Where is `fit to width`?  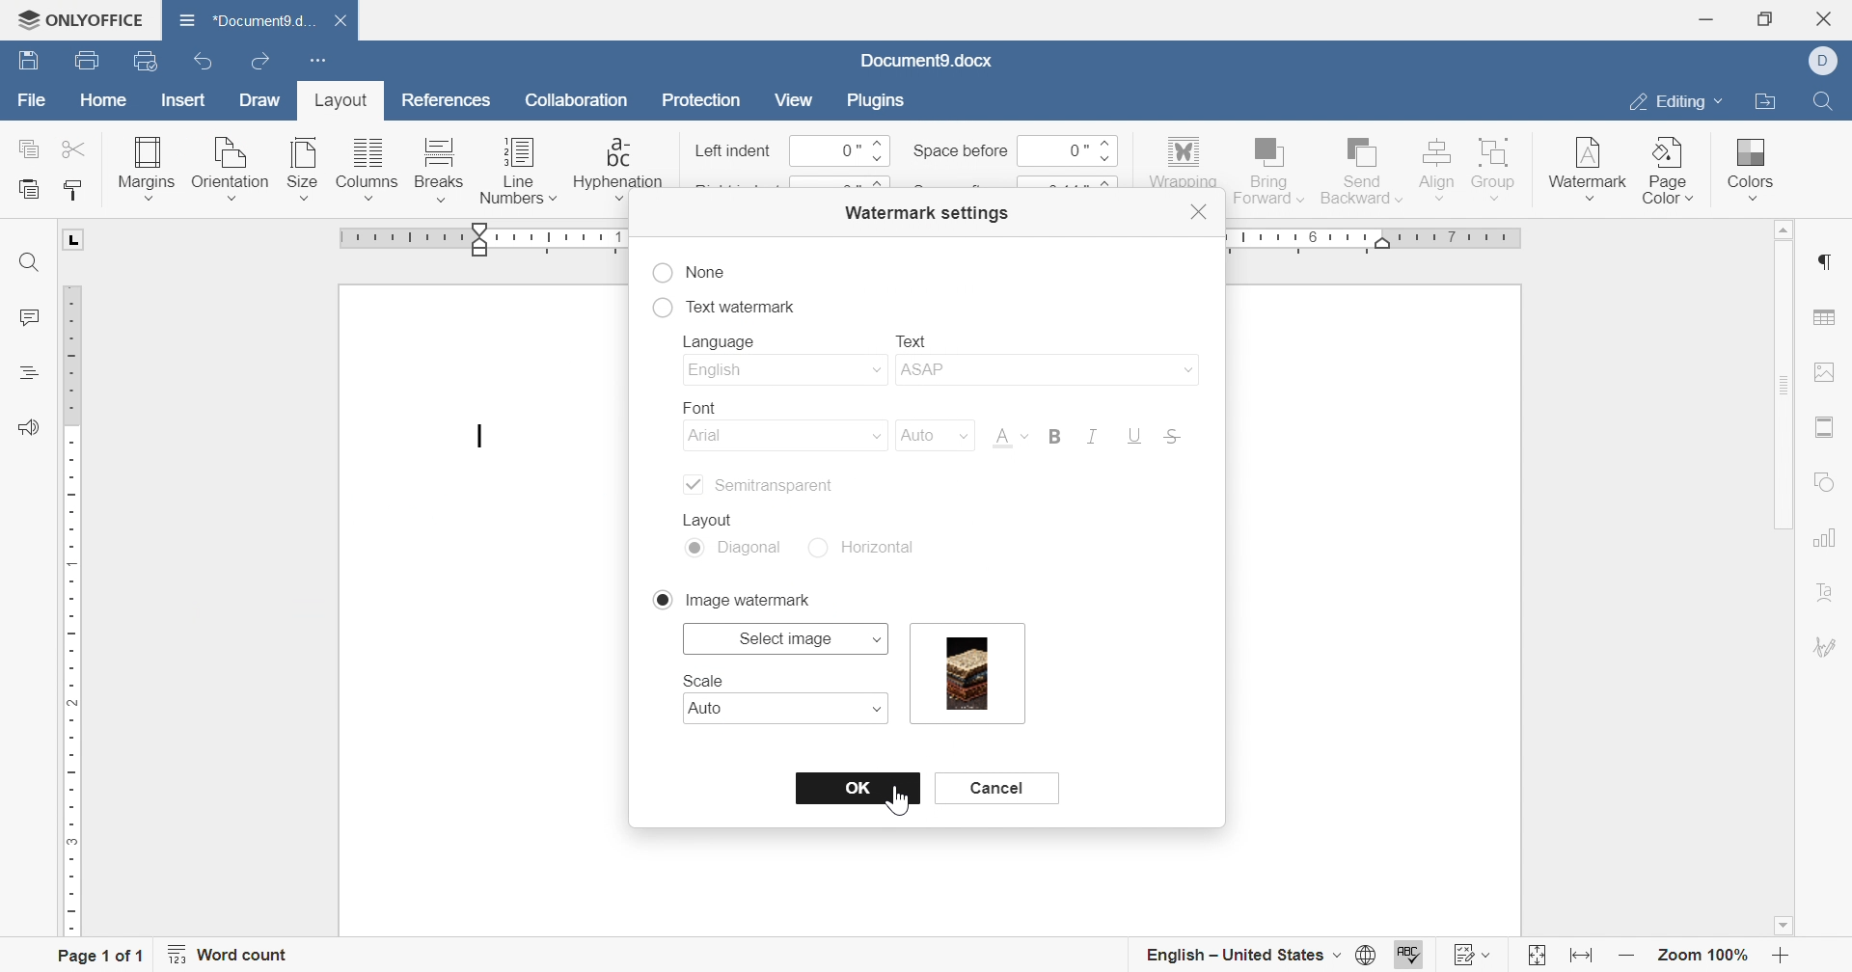 fit to width is located at coordinates (1578, 959).